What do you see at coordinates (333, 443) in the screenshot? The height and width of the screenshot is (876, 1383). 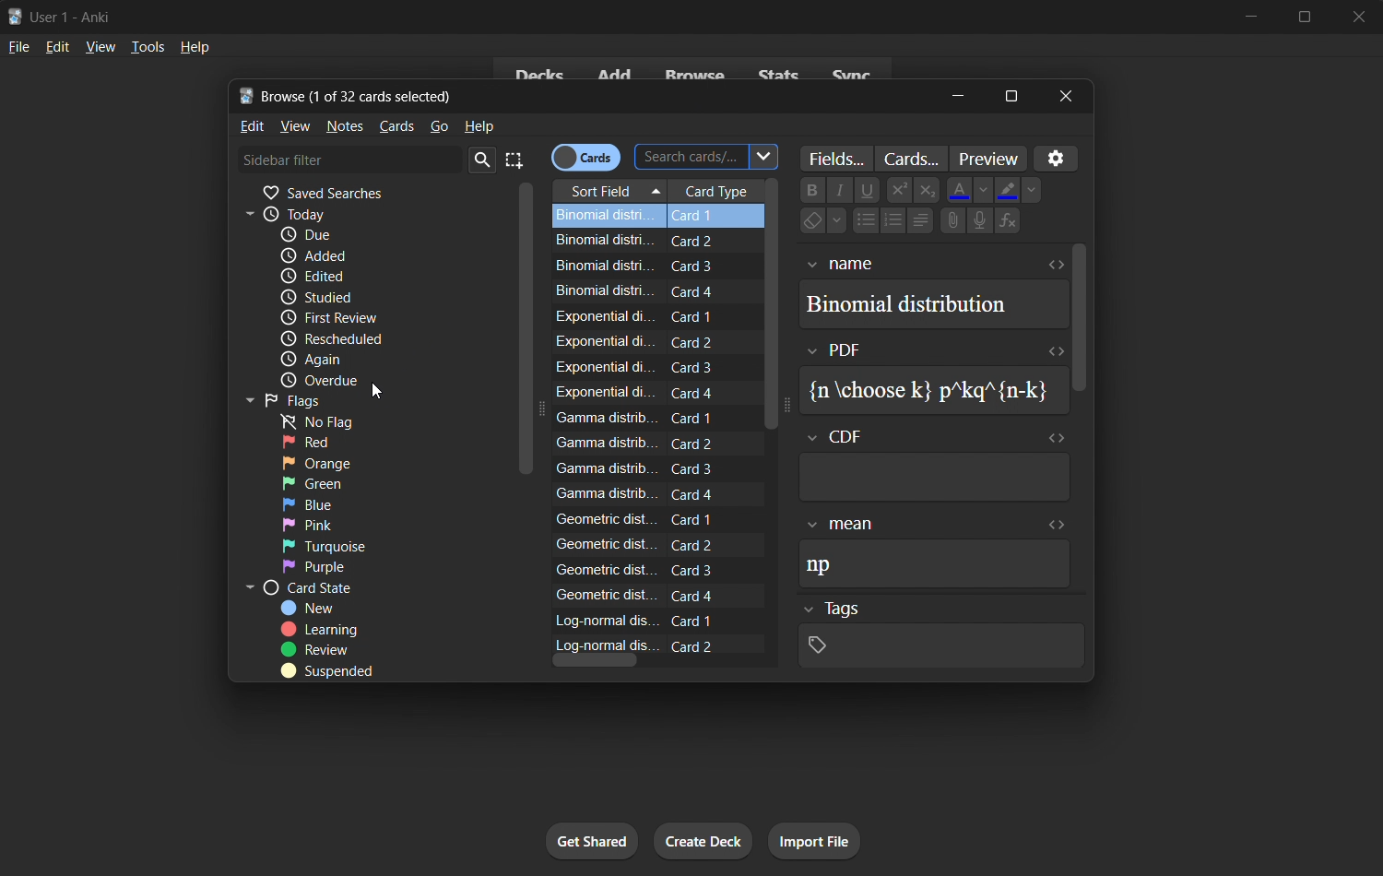 I see `red` at bounding box center [333, 443].